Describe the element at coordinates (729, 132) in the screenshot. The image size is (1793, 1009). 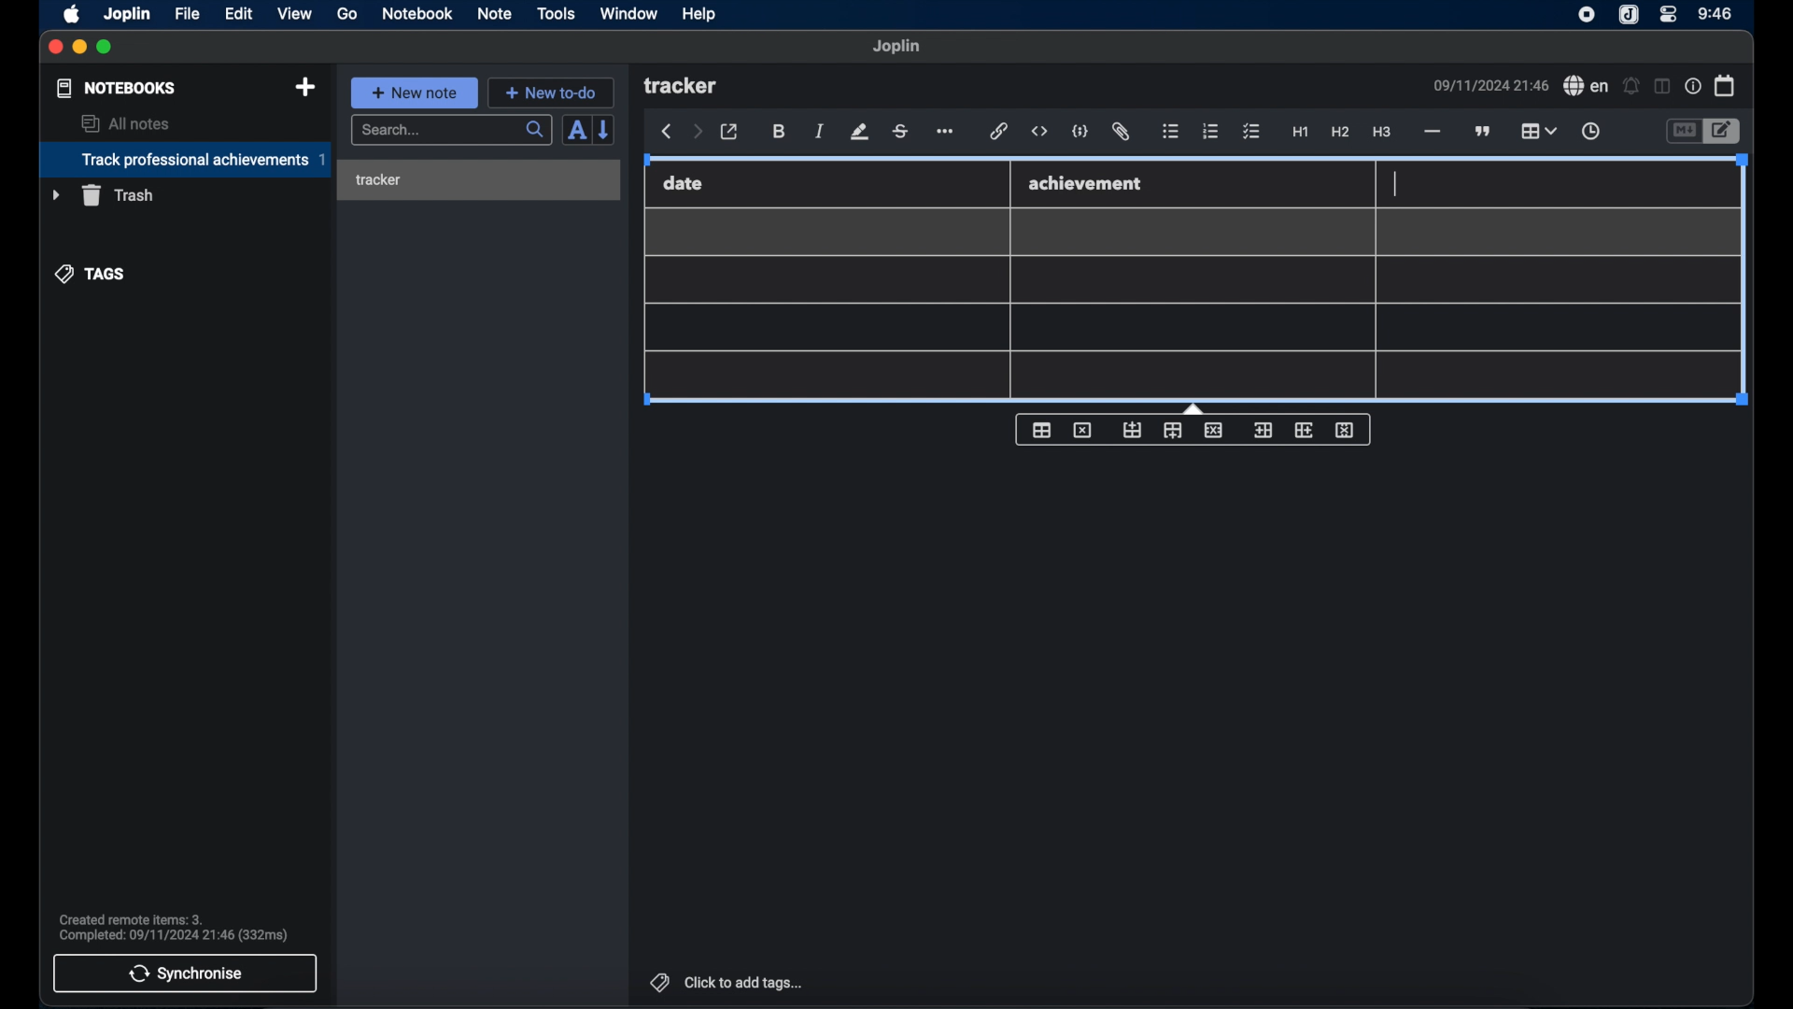
I see `toggle external editor` at that location.